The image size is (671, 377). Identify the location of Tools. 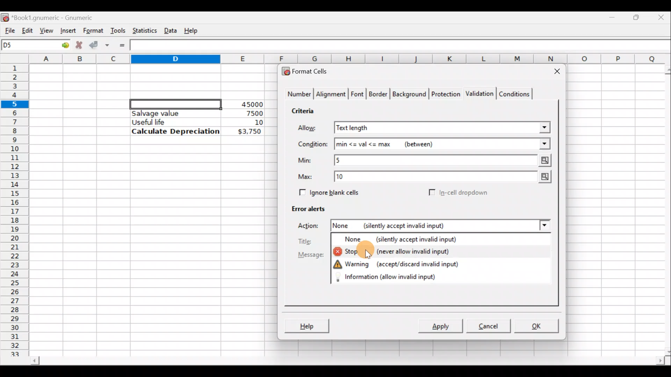
(118, 30).